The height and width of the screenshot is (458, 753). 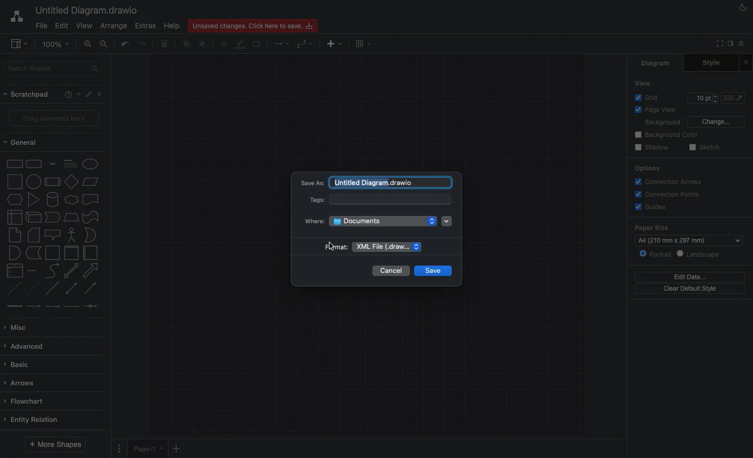 I want to click on Page view, so click(x=656, y=110).